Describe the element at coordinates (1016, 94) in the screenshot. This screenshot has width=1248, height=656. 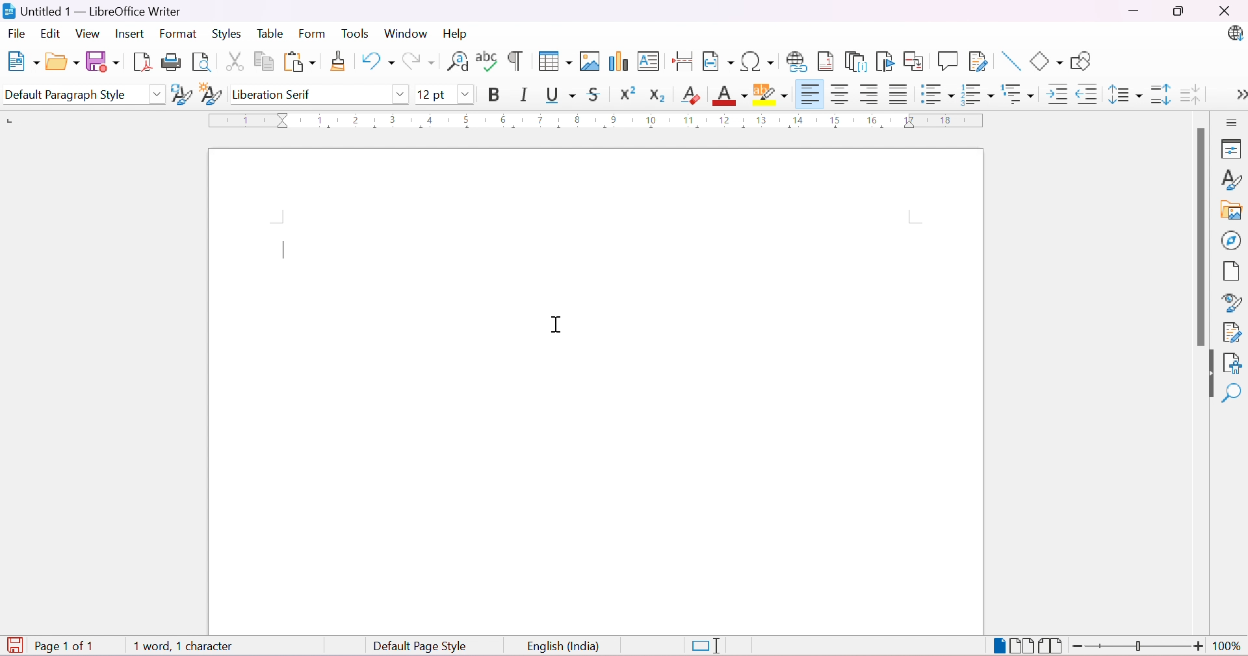
I see `Select Outline Format` at that location.